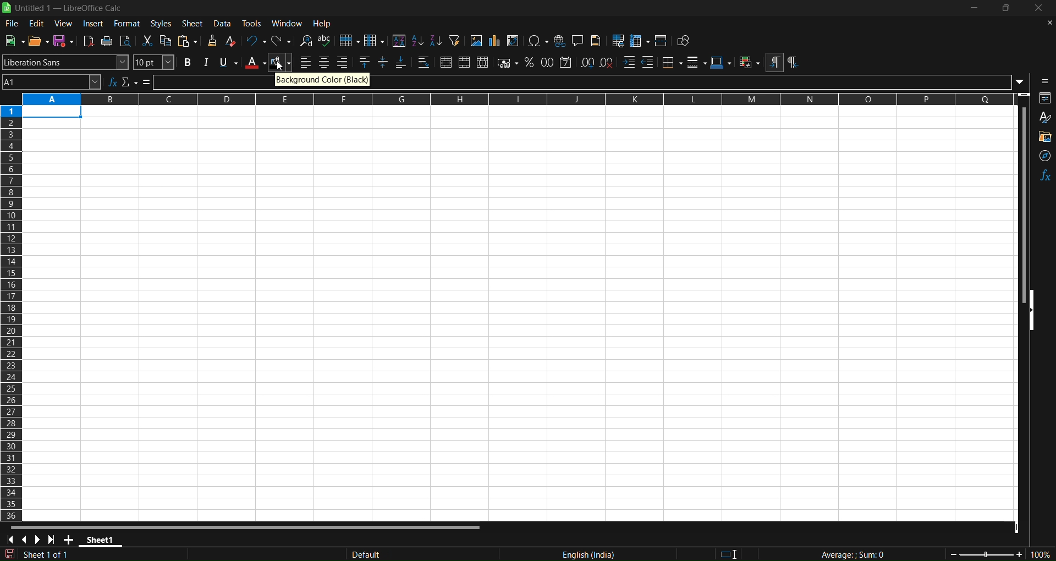 Image resolution: width=1056 pixels, height=561 pixels. What do you see at coordinates (559, 41) in the screenshot?
I see `insert hyperlink` at bounding box center [559, 41].